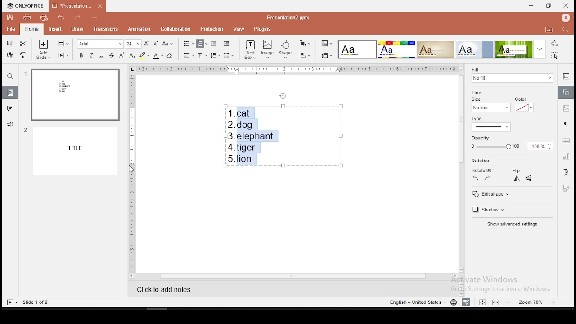 This screenshot has height=324, width=576. What do you see at coordinates (211, 28) in the screenshot?
I see `protection` at bounding box center [211, 28].